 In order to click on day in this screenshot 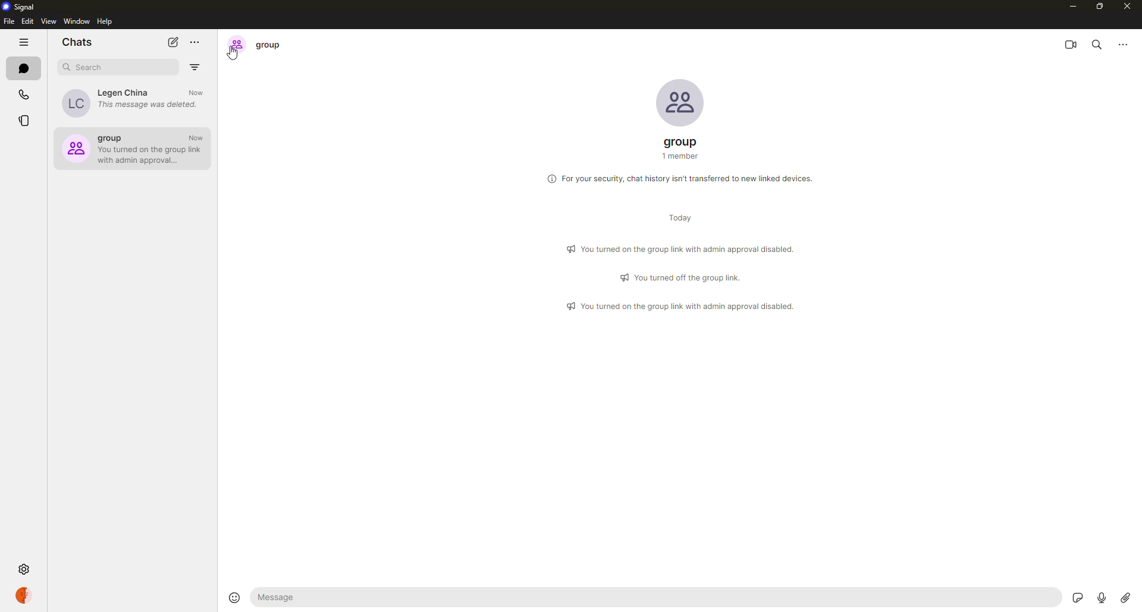, I will do `click(679, 217)`.